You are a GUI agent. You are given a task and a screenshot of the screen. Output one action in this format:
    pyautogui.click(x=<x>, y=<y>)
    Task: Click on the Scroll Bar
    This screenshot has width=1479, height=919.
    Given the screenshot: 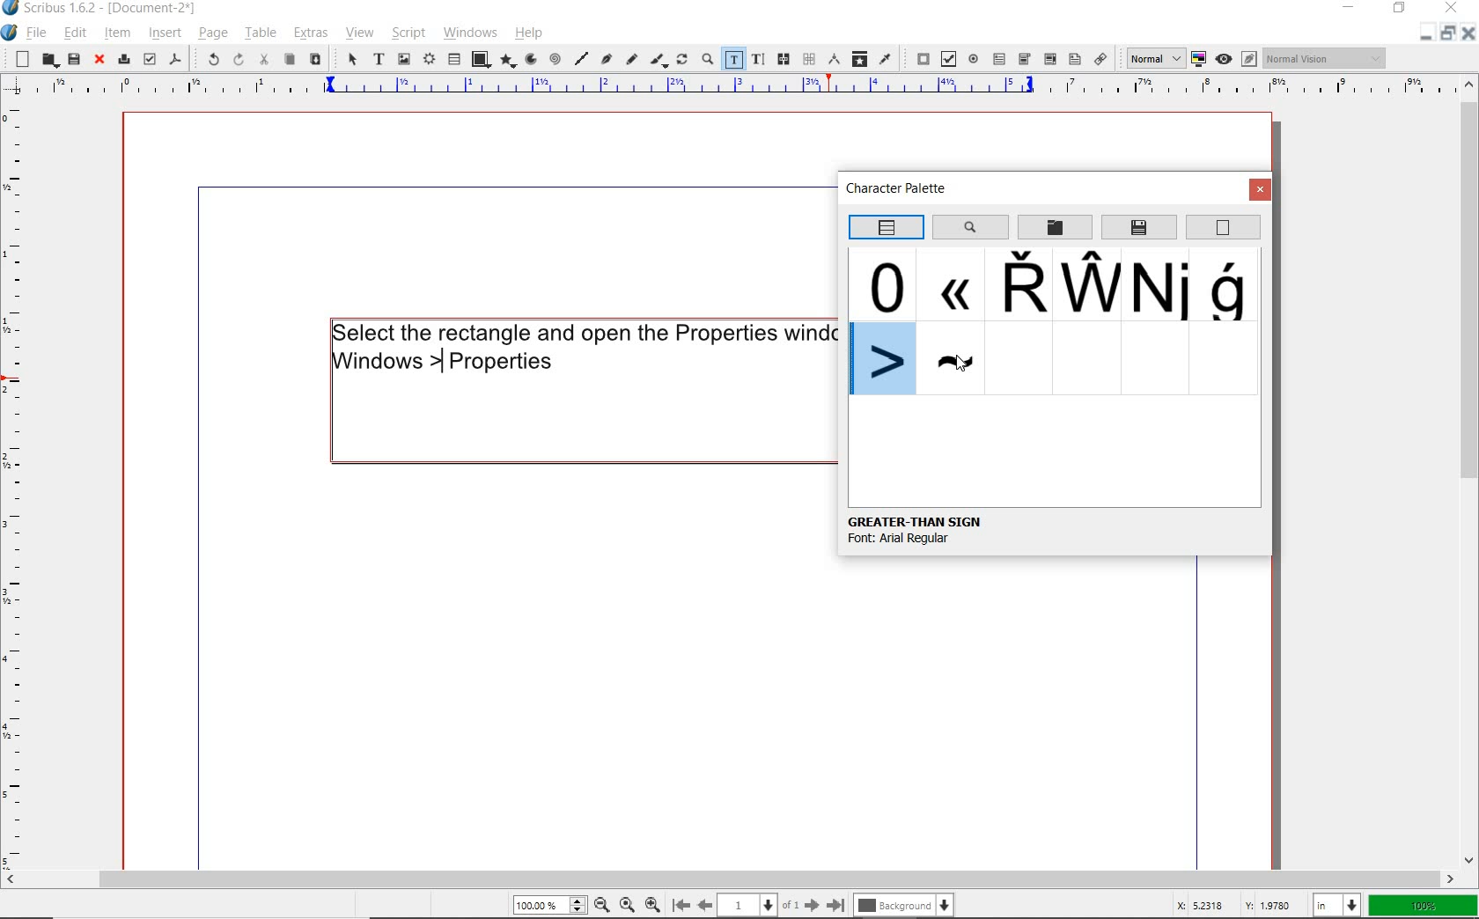 What is the action you would take?
    pyautogui.click(x=740, y=876)
    